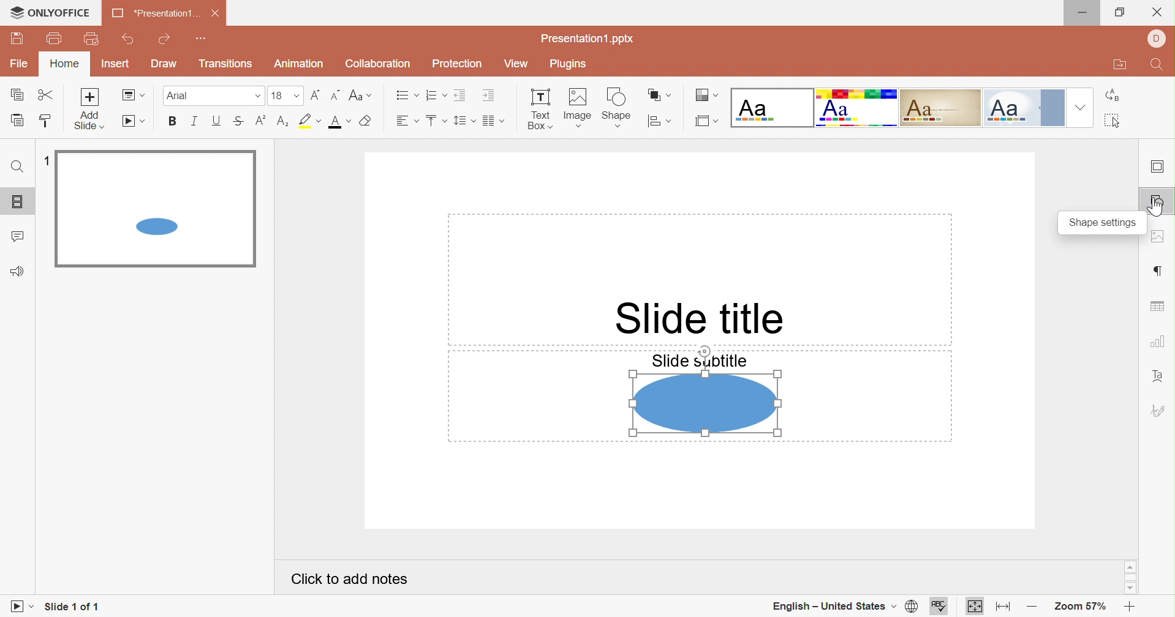 The image size is (1175, 617). Describe the element at coordinates (516, 65) in the screenshot. I see `View` at that location.